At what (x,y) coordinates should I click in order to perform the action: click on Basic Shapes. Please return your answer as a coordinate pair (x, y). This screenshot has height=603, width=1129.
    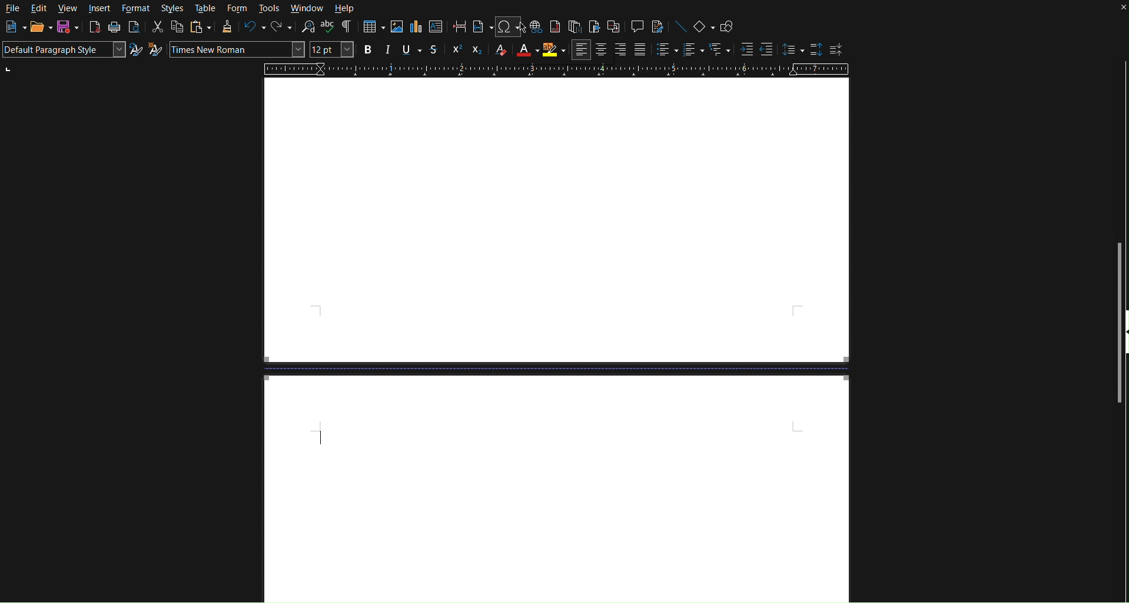
    Looking at the image, I should click on (701, 25).